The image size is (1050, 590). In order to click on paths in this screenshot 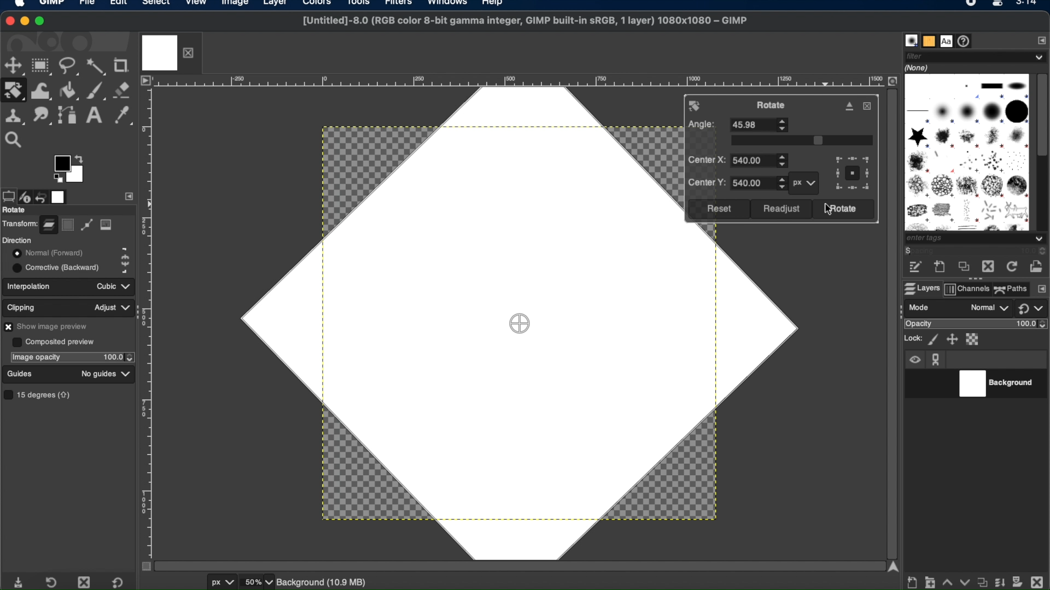, I will do `click(1011, 288)`.